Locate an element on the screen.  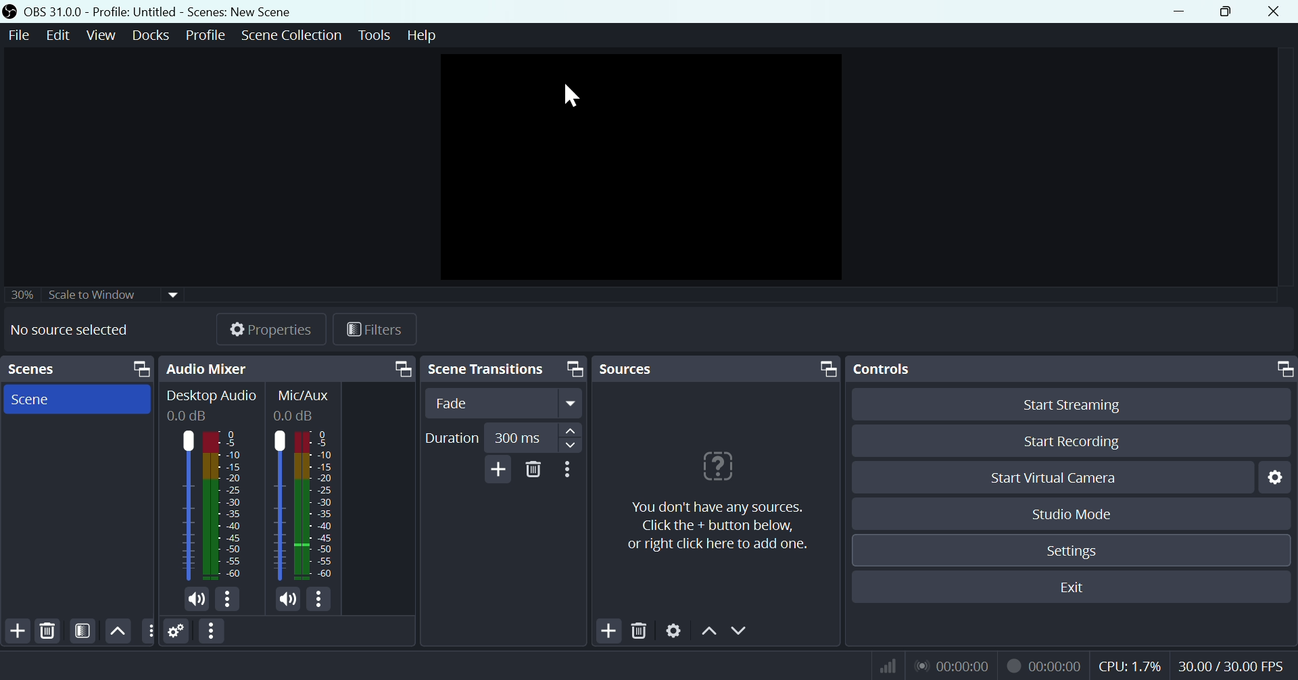
Docks is located at coordinates (153, 34).